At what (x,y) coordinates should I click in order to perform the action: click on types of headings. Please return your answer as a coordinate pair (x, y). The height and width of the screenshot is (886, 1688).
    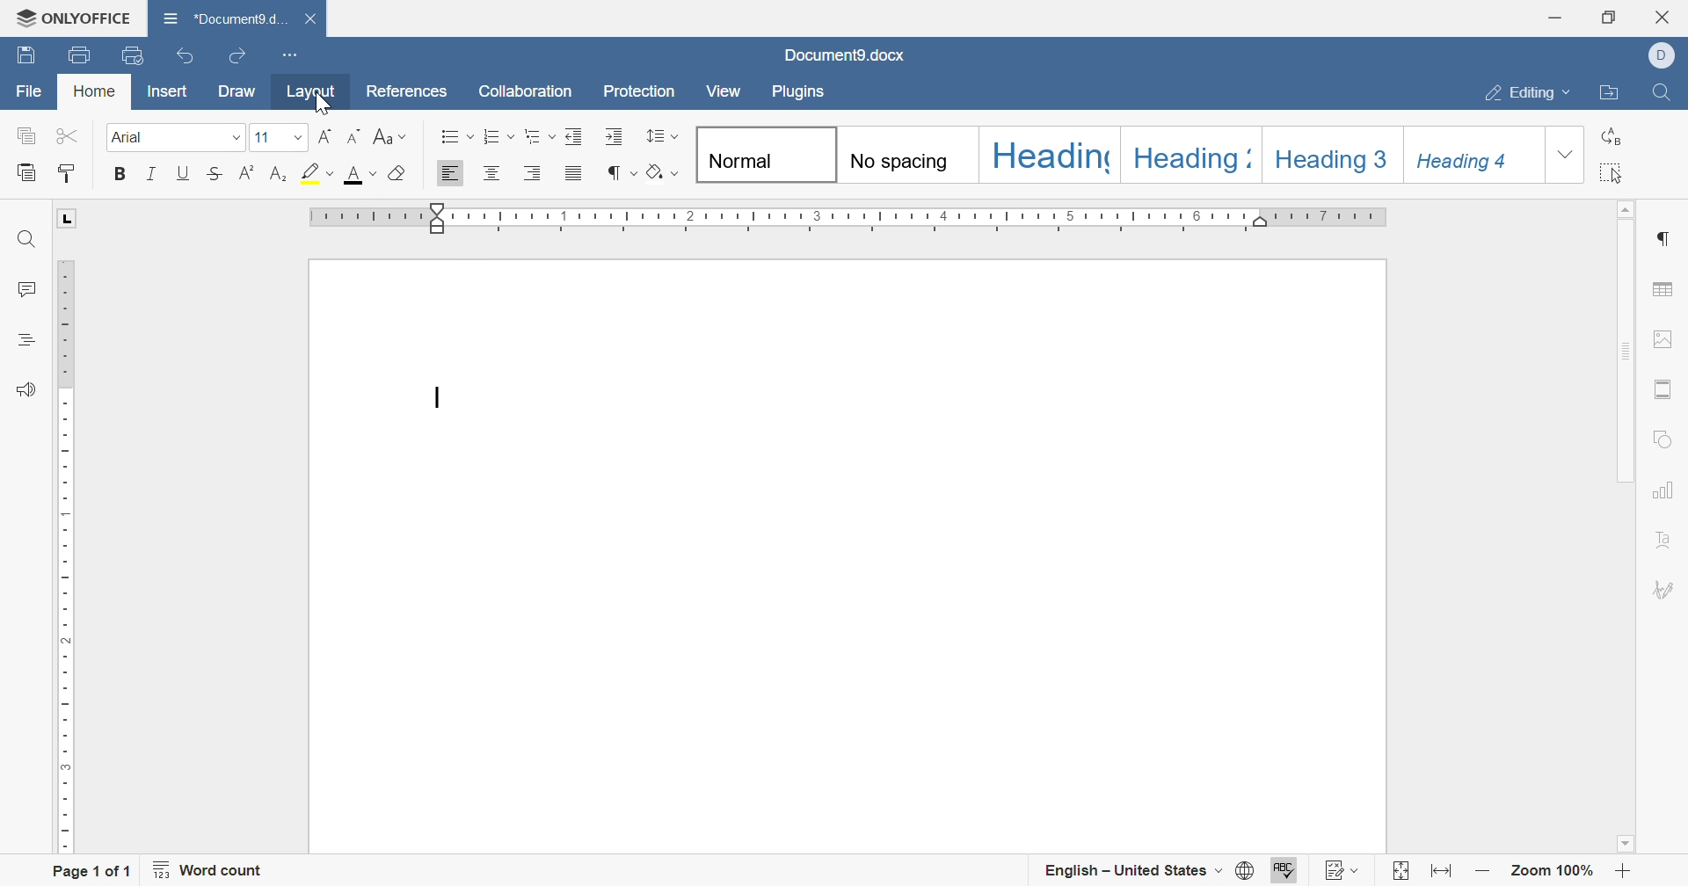
    Looking at the image, I should click on (1117, 153).